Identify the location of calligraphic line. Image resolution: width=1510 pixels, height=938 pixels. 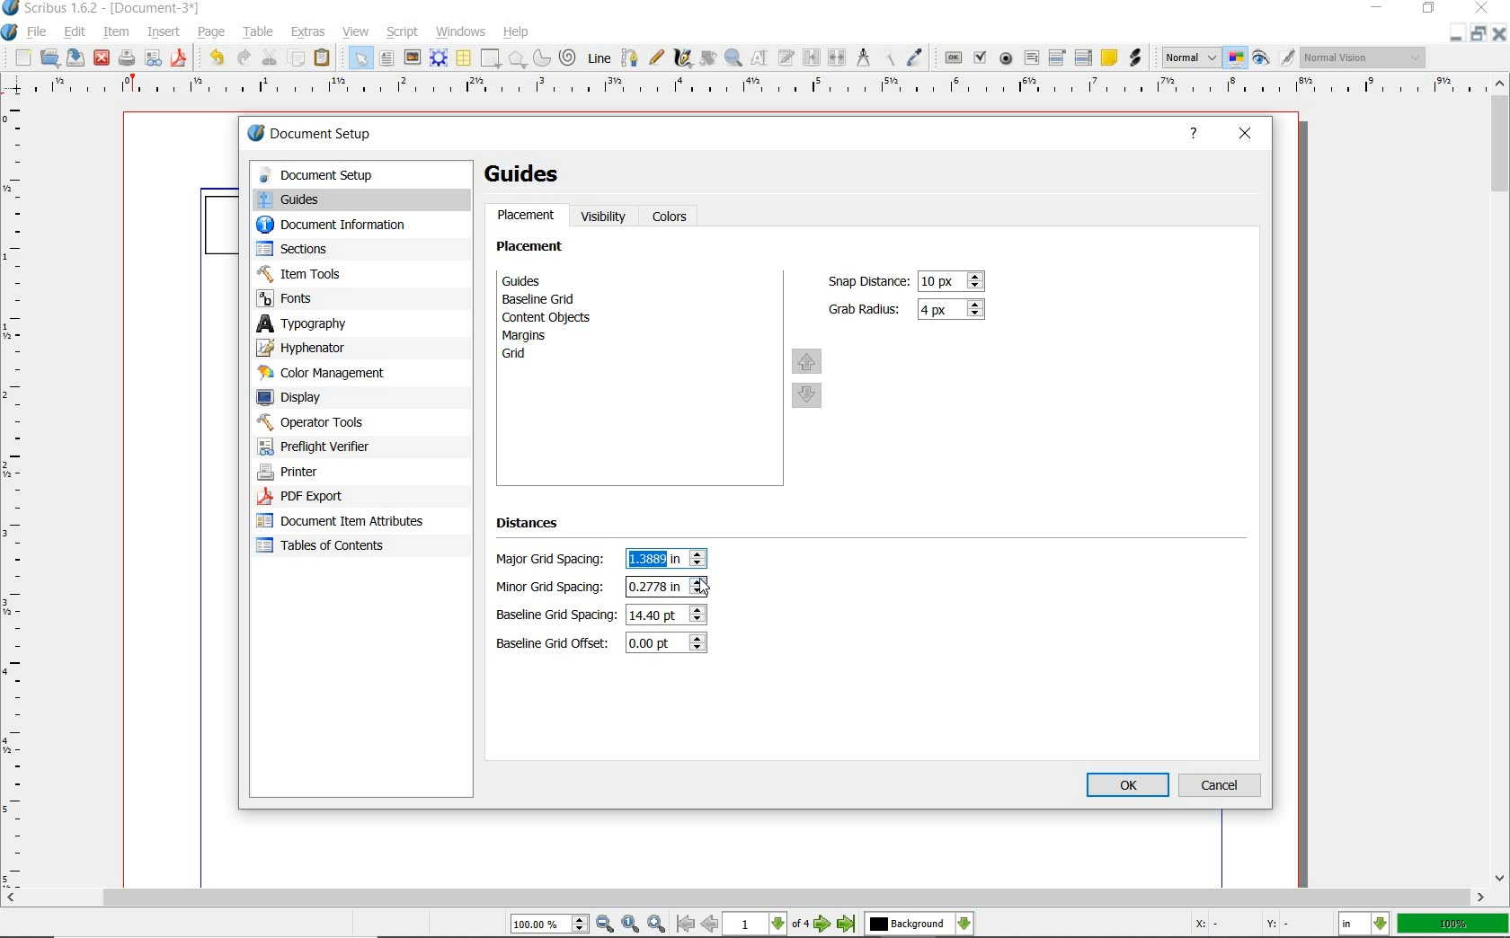
(685, 58).